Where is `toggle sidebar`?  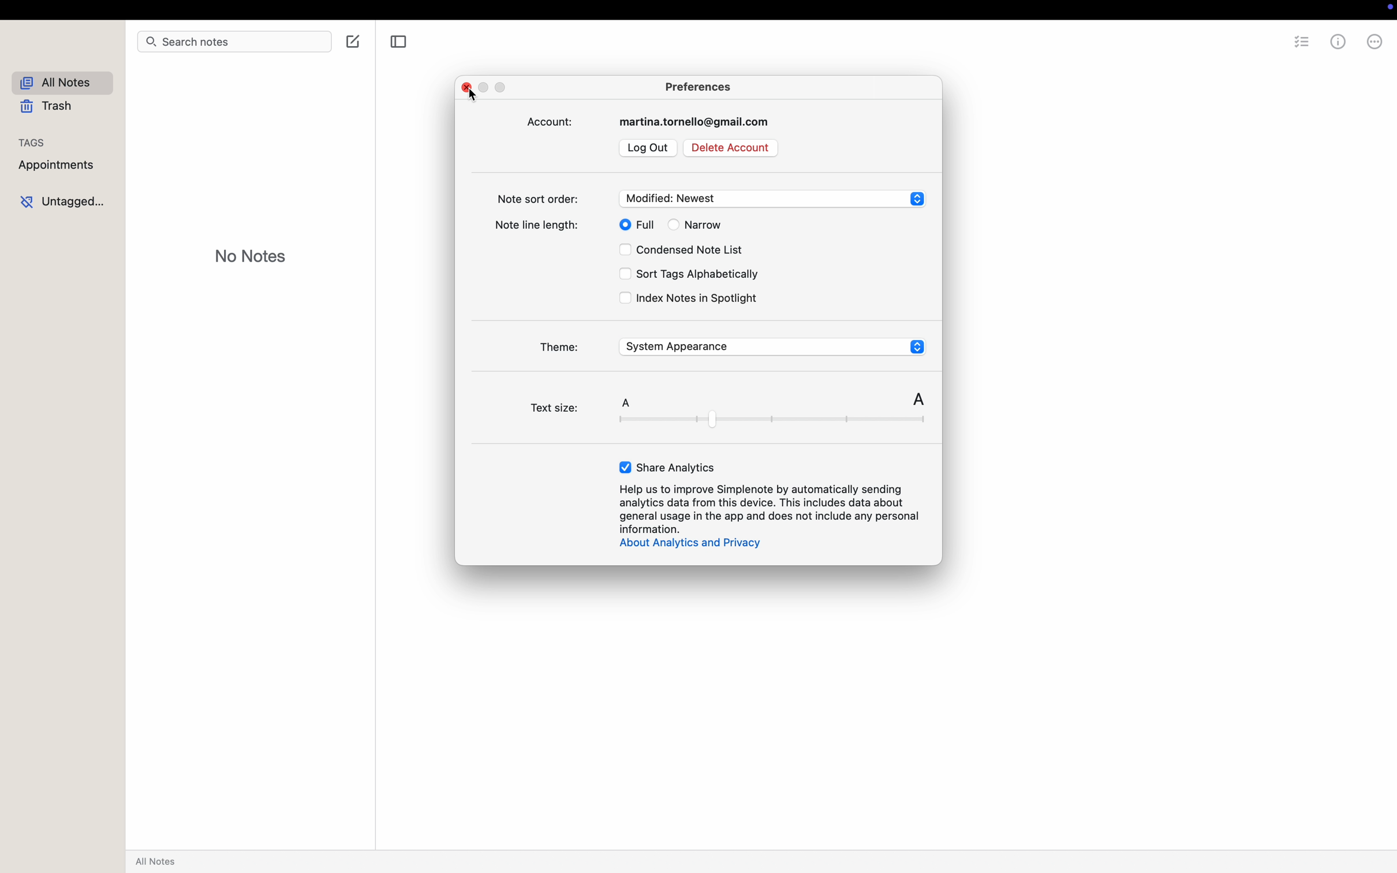 toggle sidebar is located at coordinates (399, 44).